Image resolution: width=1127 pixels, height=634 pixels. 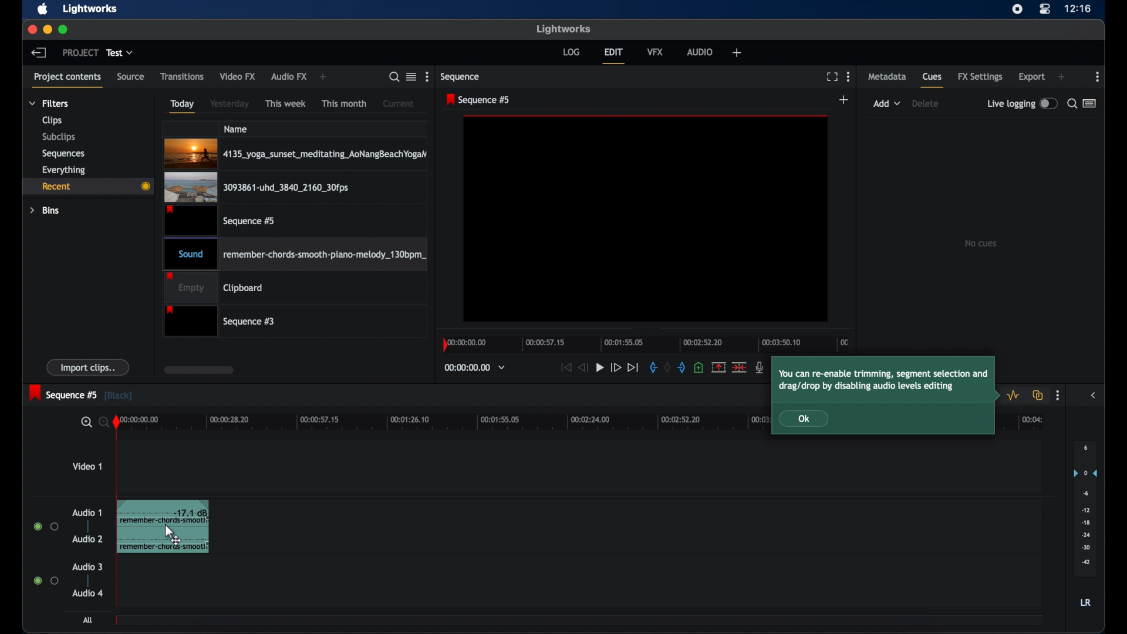 What do you see at coordinates (1091, 103) in the screenshot?
I see `toggle list or logger view` at bounding box center [1091, 103].